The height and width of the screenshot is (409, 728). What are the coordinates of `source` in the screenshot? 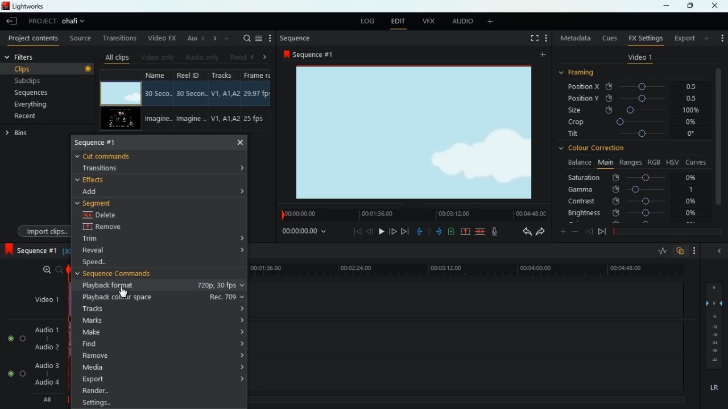 It's located at (79, 39).